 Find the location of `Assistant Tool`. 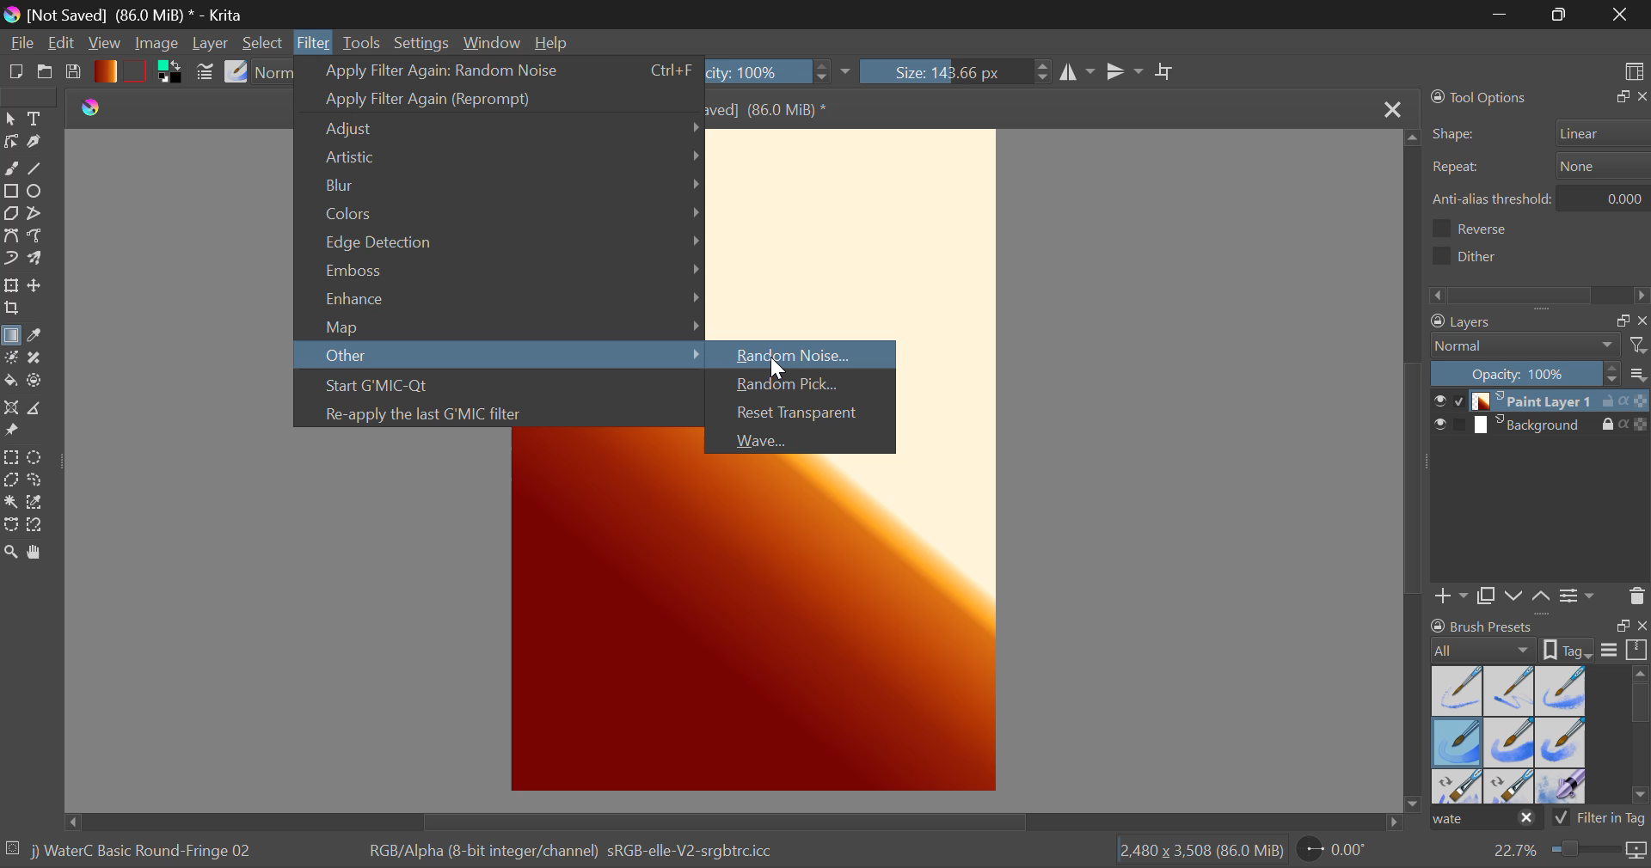

Assistant Tool is located at coordinates (12, 409).